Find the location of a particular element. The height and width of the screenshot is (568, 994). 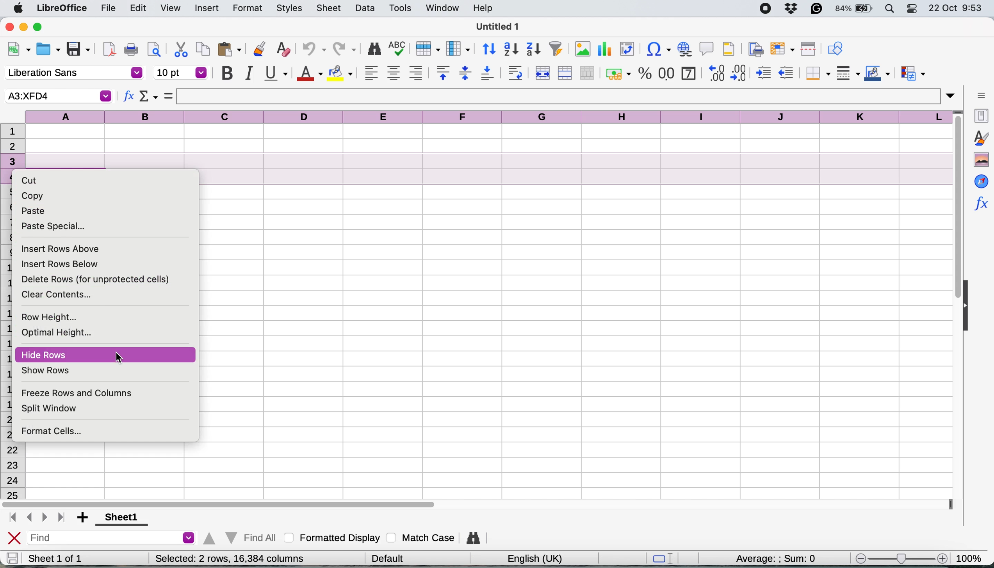

sheet is located at coordinates (330, 8).